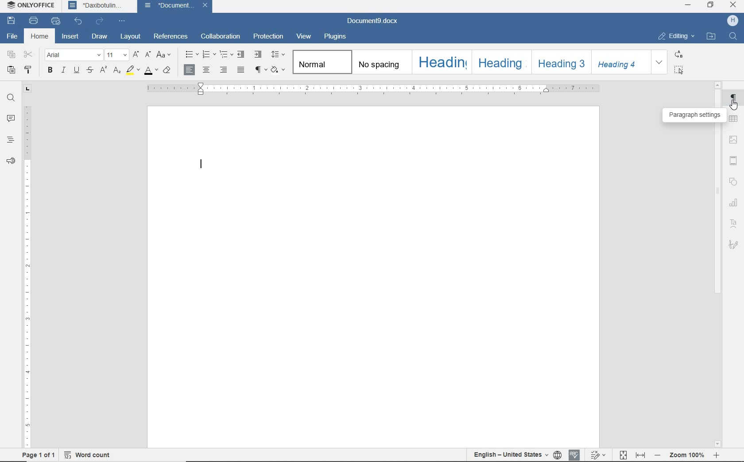 This screenshot has width=744, height=462. I want to click on bold, so click(50, 71).